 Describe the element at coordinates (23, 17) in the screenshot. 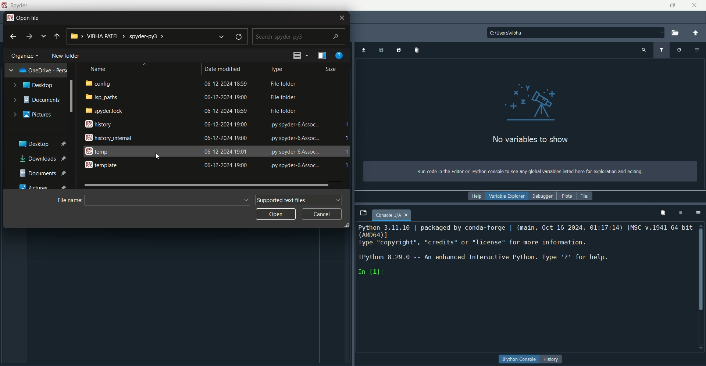

I see `open file` at that location.